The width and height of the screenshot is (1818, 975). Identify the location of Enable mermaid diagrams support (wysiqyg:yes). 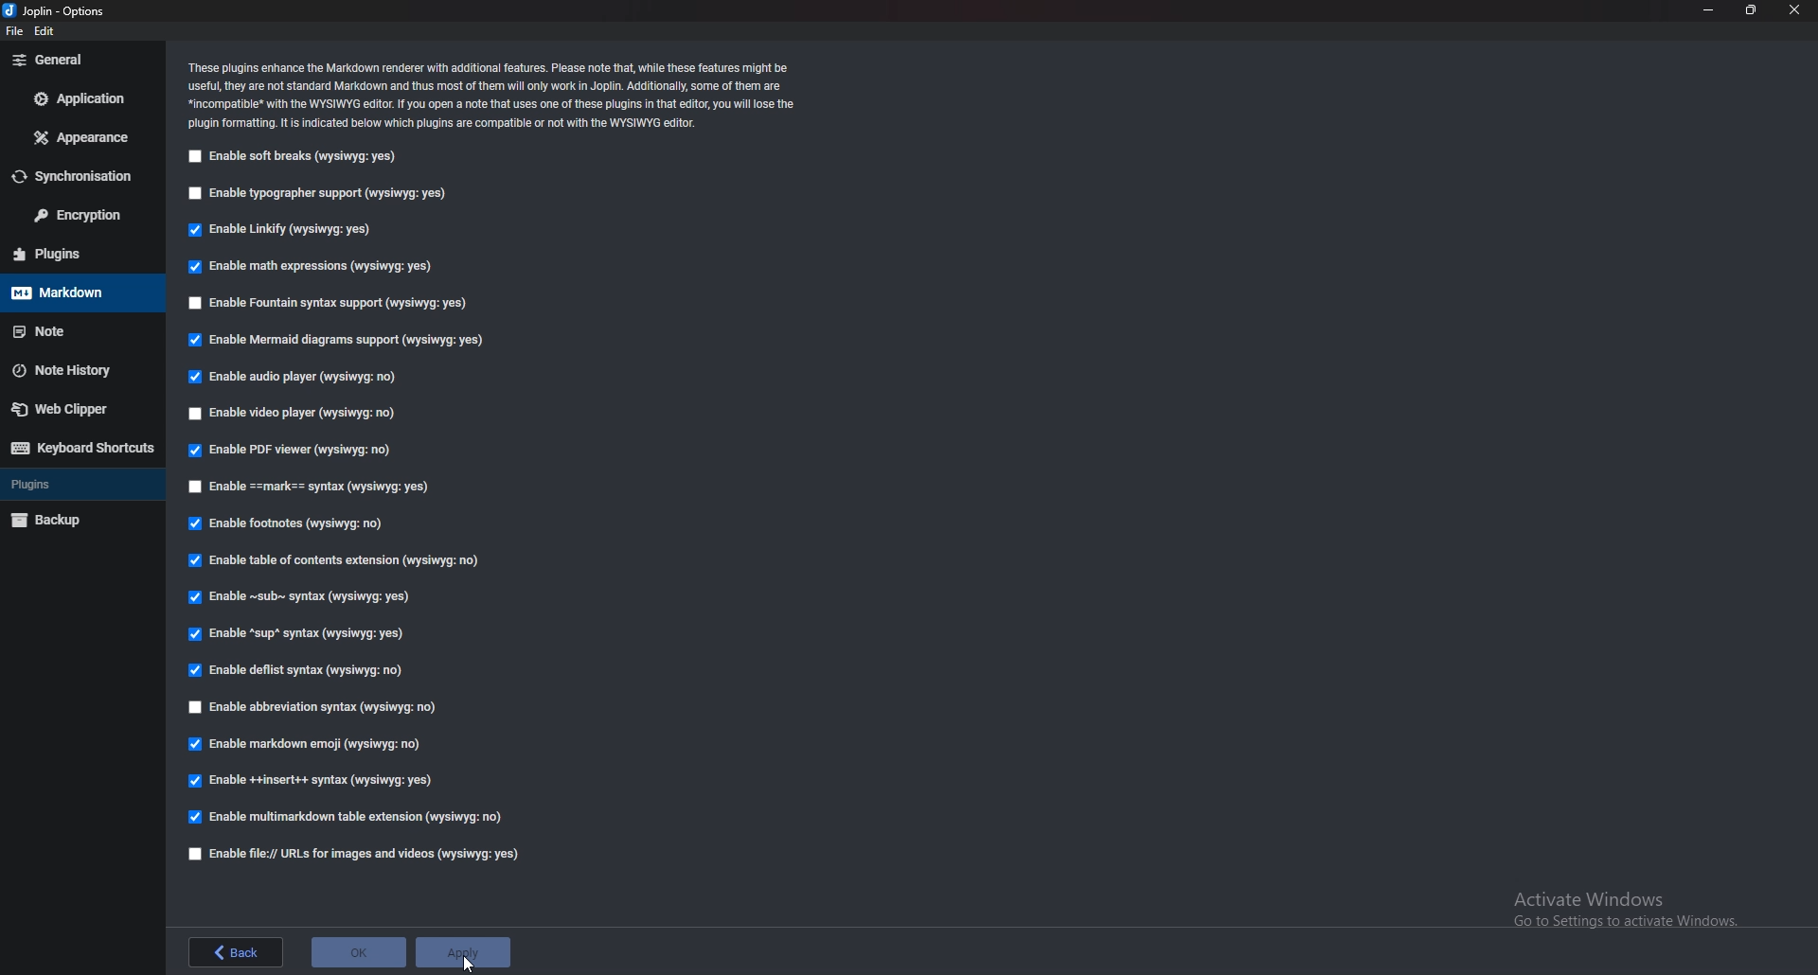
(339, 343).